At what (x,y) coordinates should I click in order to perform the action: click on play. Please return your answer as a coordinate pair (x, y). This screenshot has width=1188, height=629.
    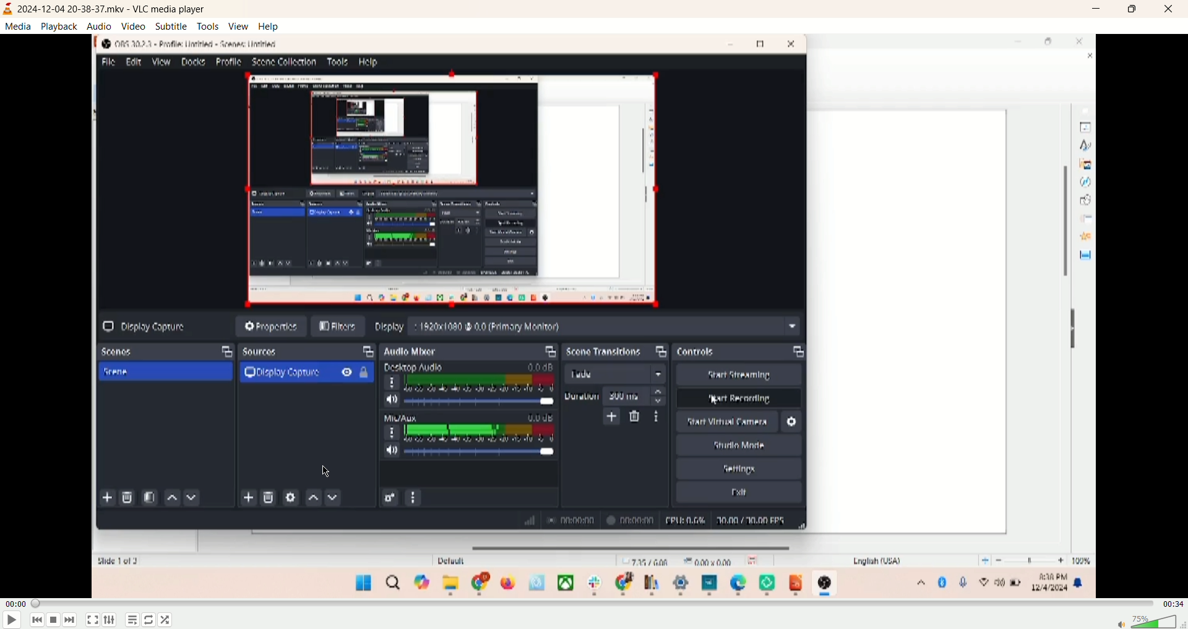
    Looking at the image, I should click on (11, 620).